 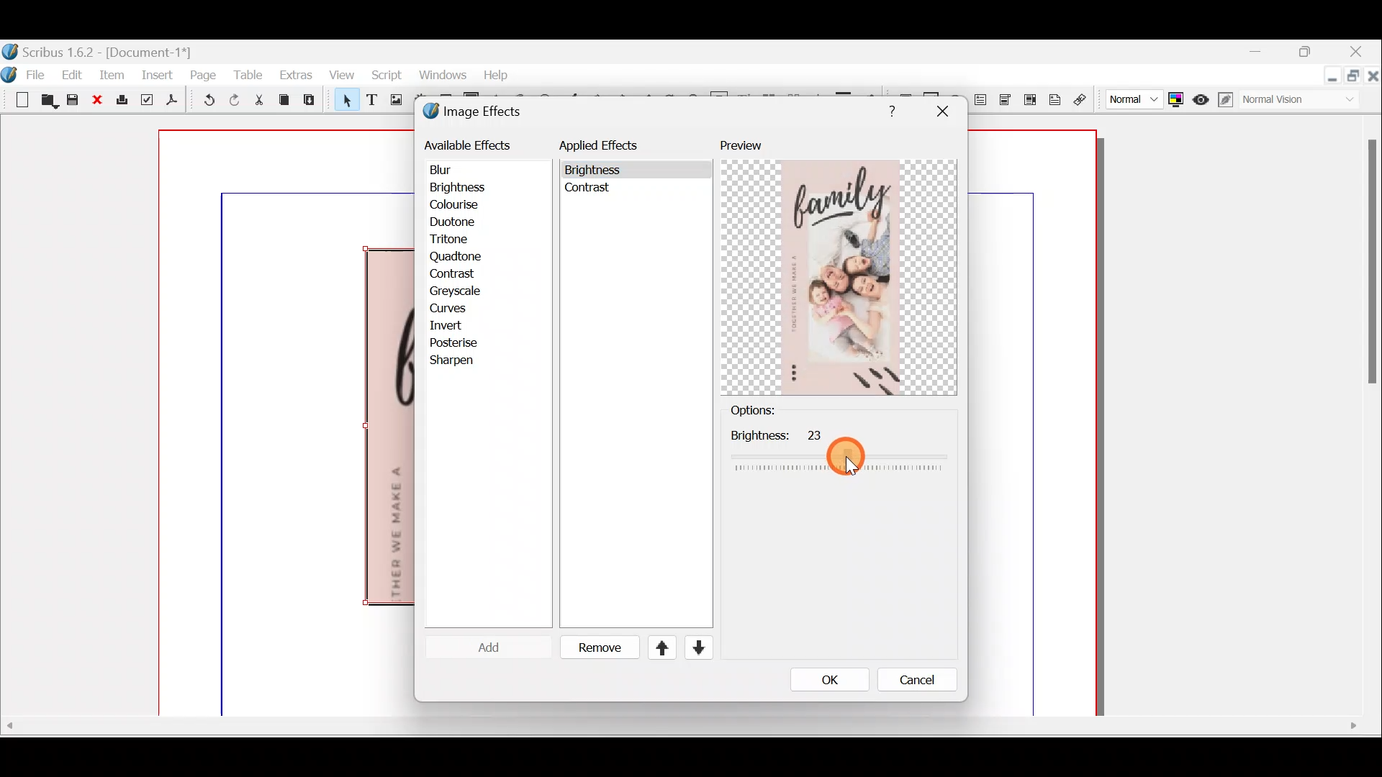 What do you see at coordinates (1031, 98) in the screenshot?
I see `PDF List box` at bounding box center [1031, 98].